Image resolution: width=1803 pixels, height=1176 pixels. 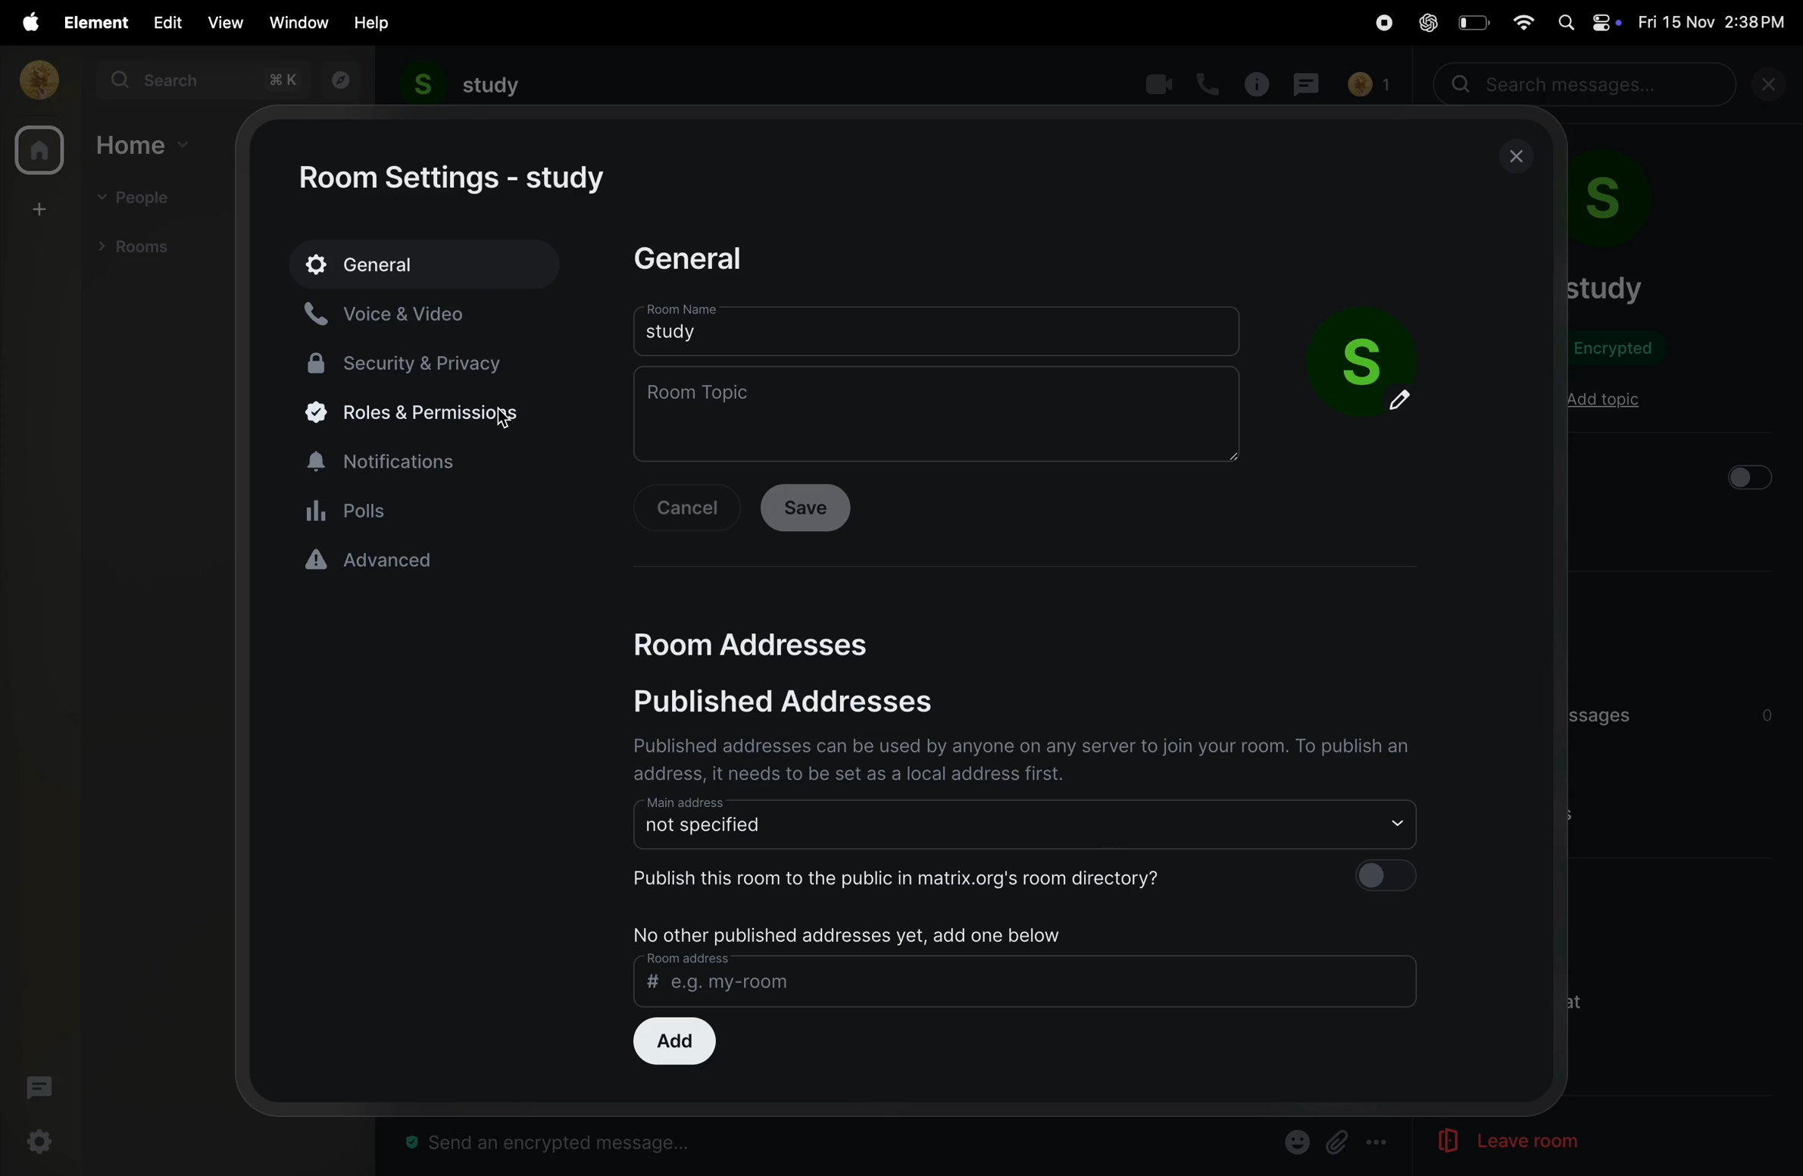 What do you see at coordinates (141, 245) in the screenshot?
I see `rooms` at bounding box center [141, 245].